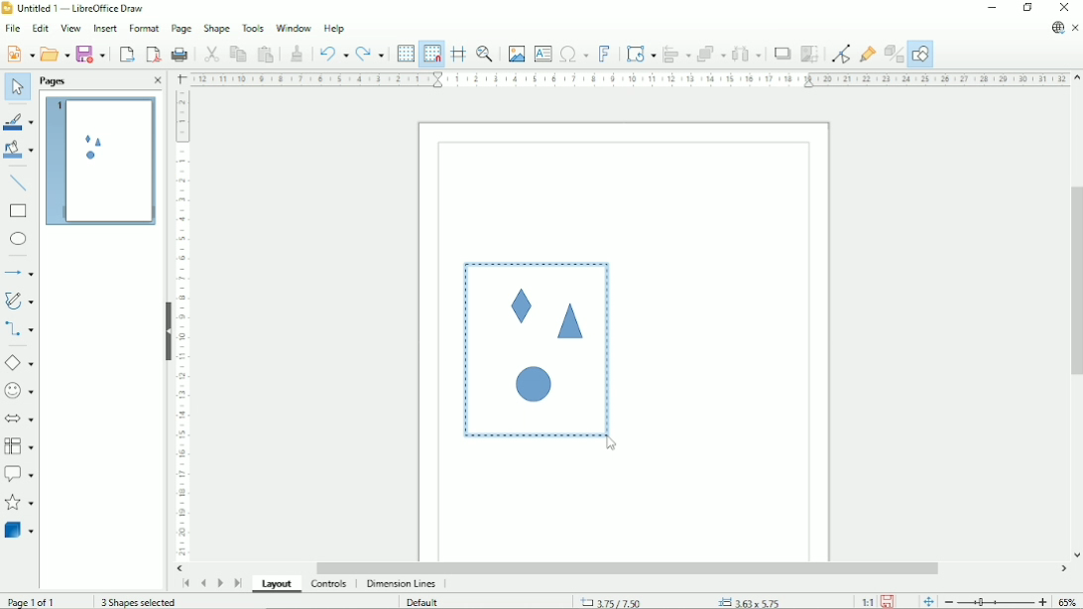 The height and width of the screenshot is (609, 1083). What do you see at coordinates (1076, 555) in the screenshot?
I see `Vertical scroll button` at bounding box center [1076, 555].